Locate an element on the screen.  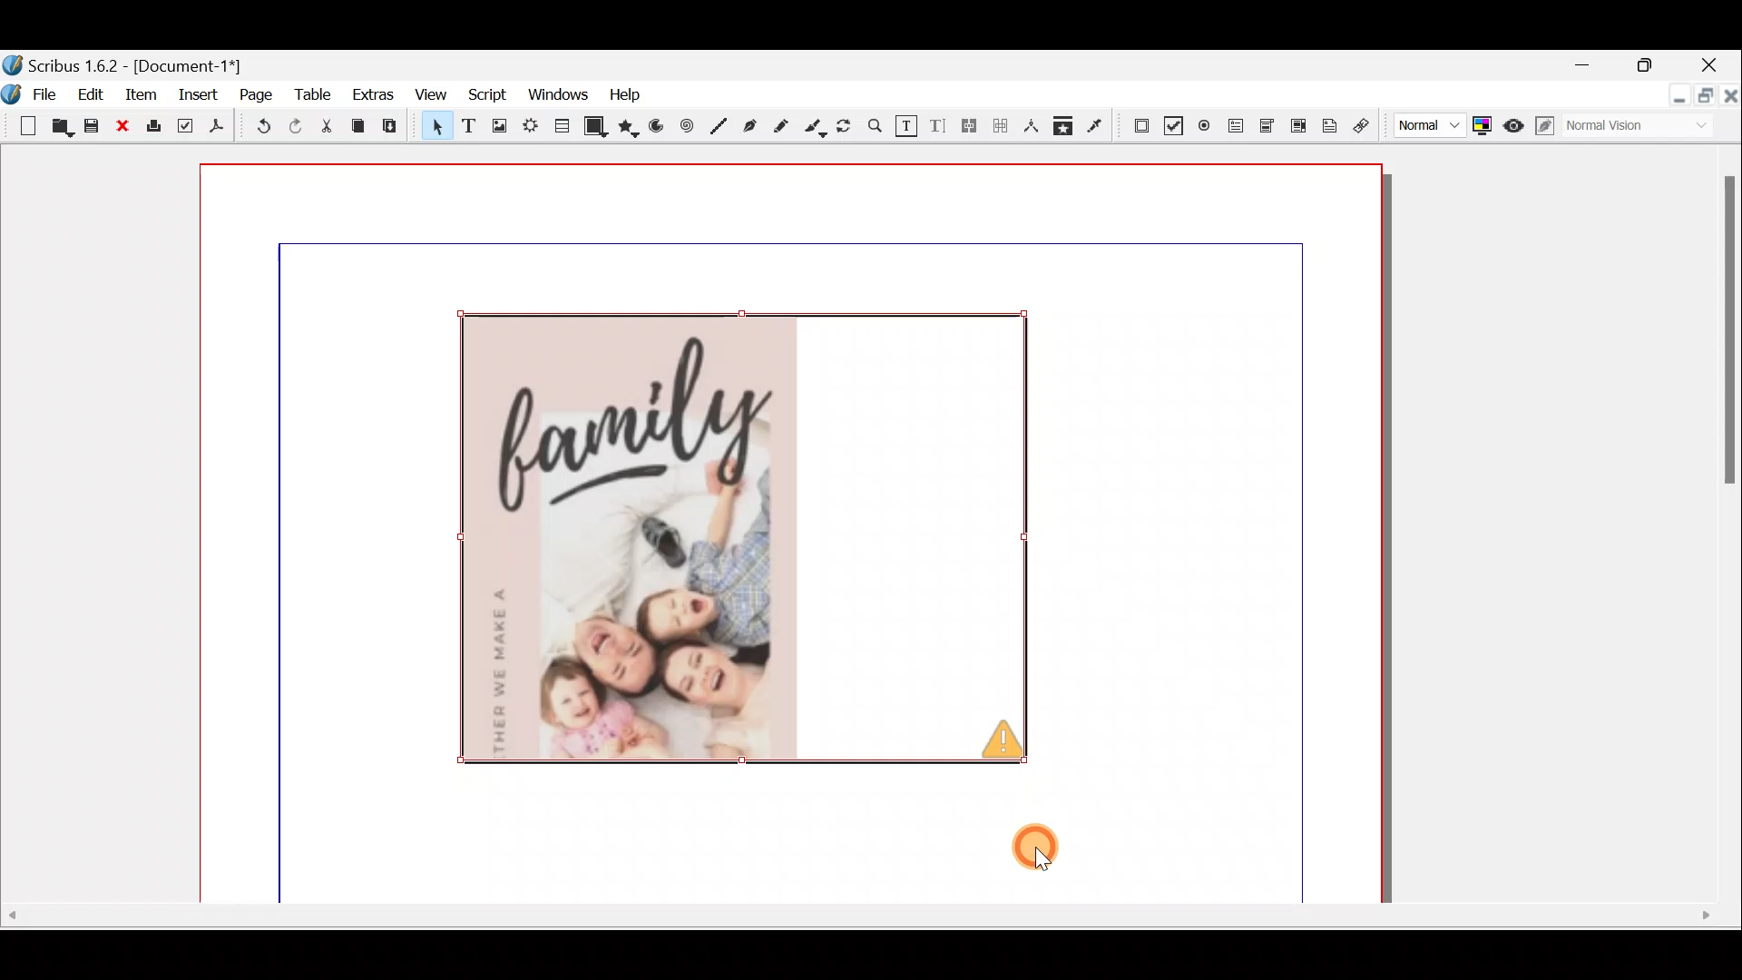
Edit in preview mode is located at coordinates (1549, 126).